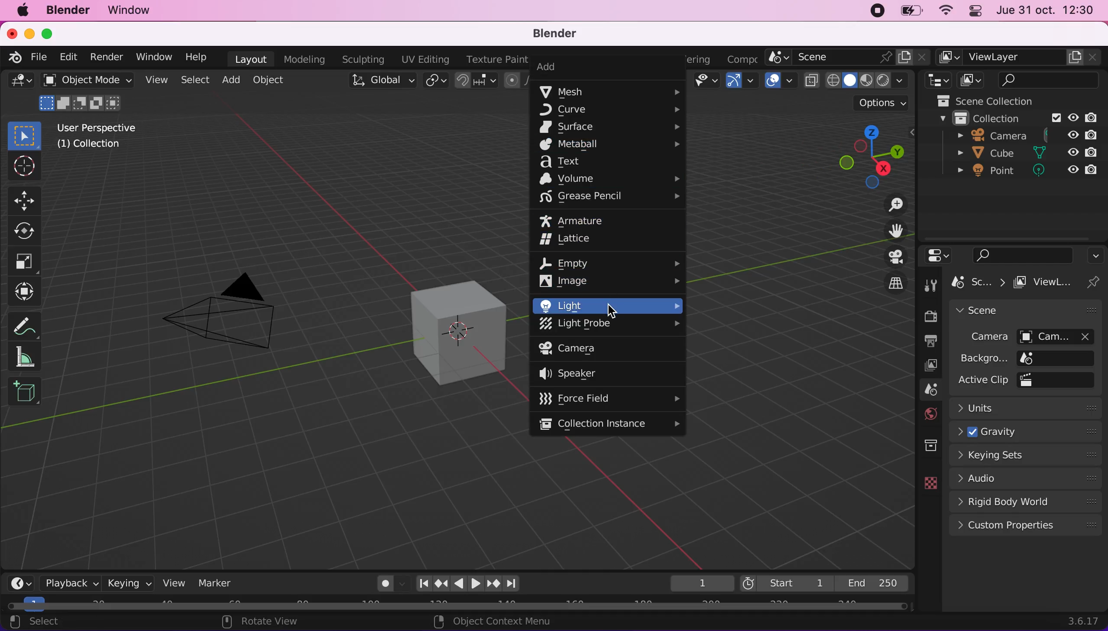  What do you see at coordinates (514, 582) in the screenshot?
I see `Jump to endpoint` at bounding box center [514, 582].